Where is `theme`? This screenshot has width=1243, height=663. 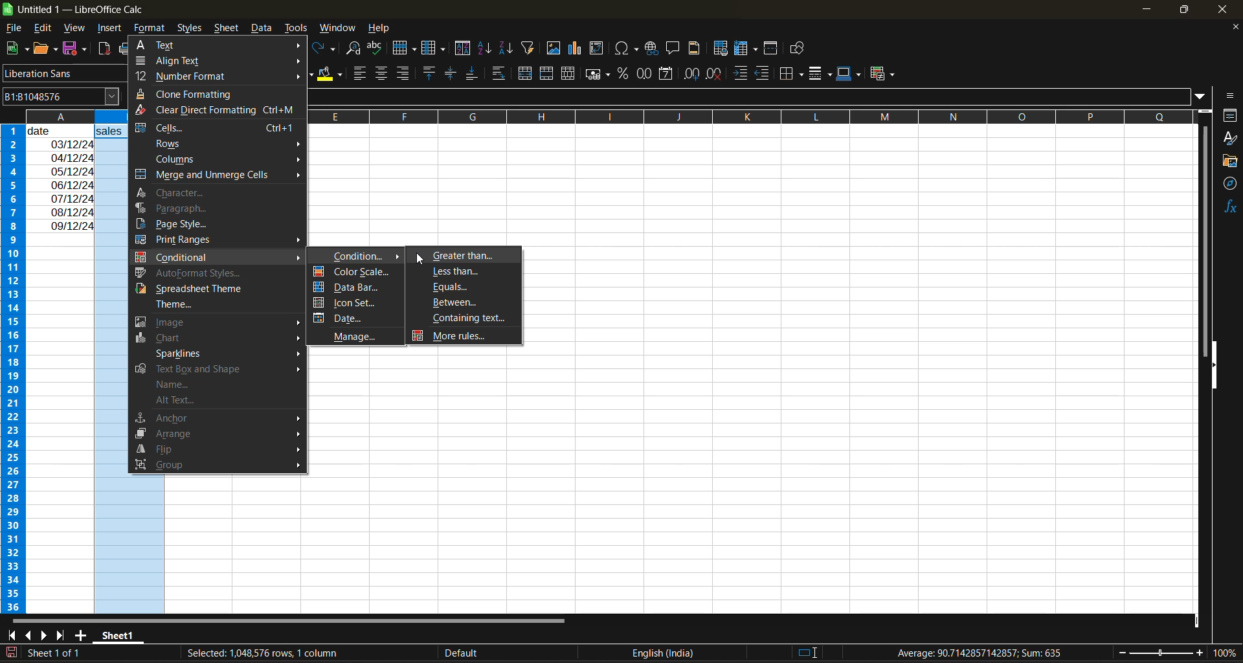 theme is located at coordinates (207, 305).